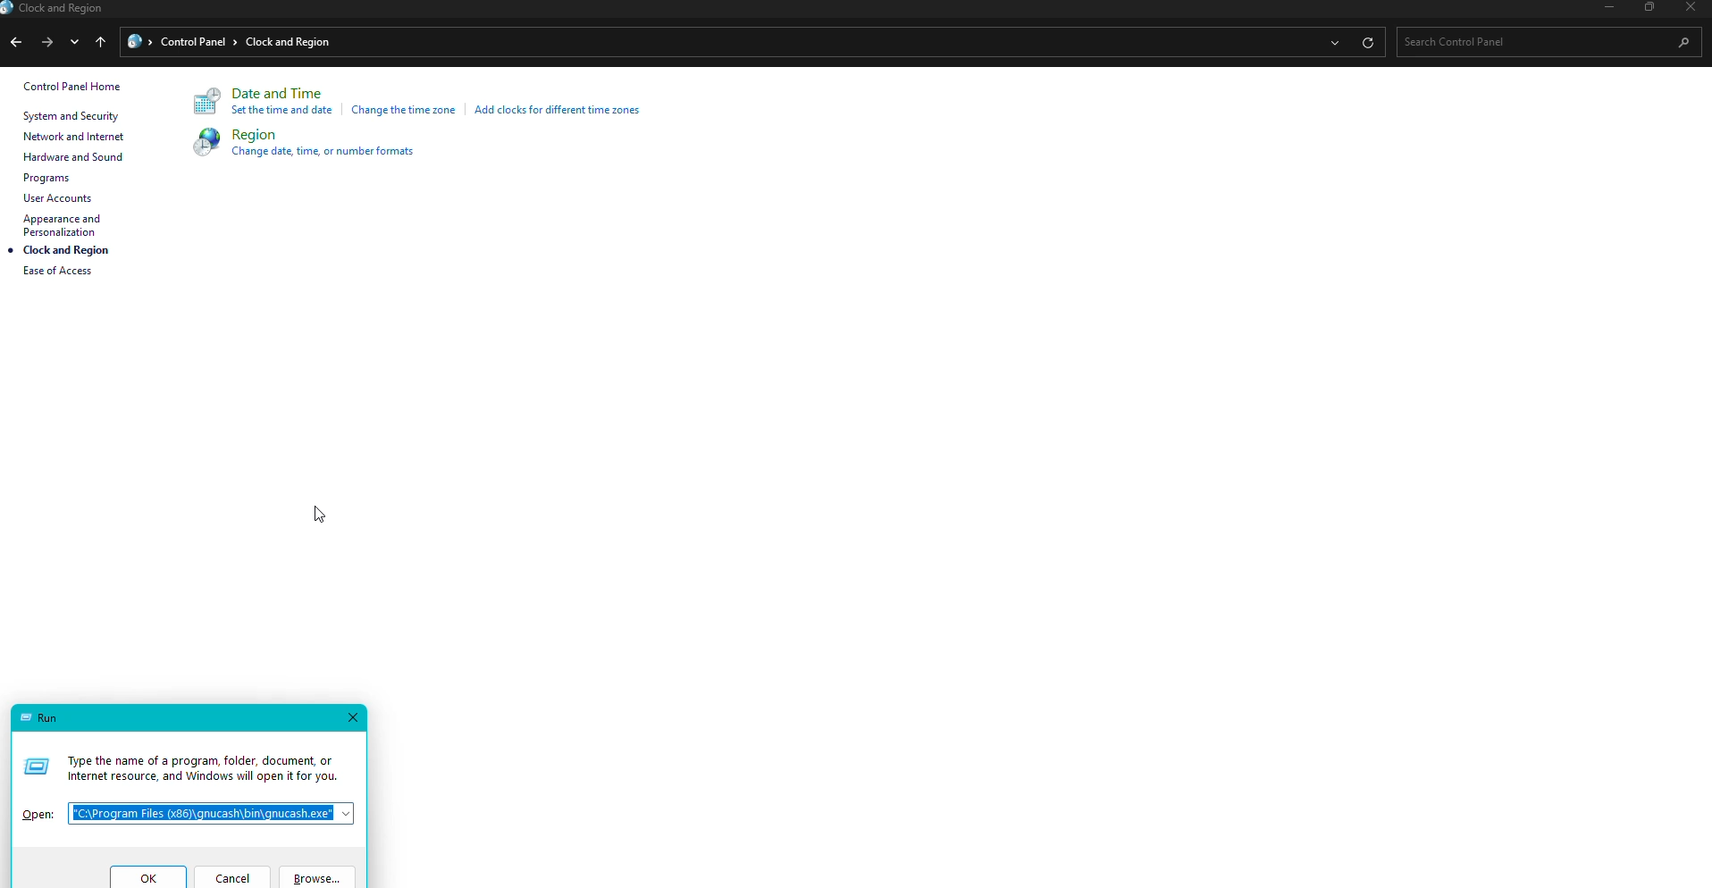 The height and width of the screenshot is (888, 1712). Describe the element at coordinates (78, 44) in the screenshot. I see `down` at that location.